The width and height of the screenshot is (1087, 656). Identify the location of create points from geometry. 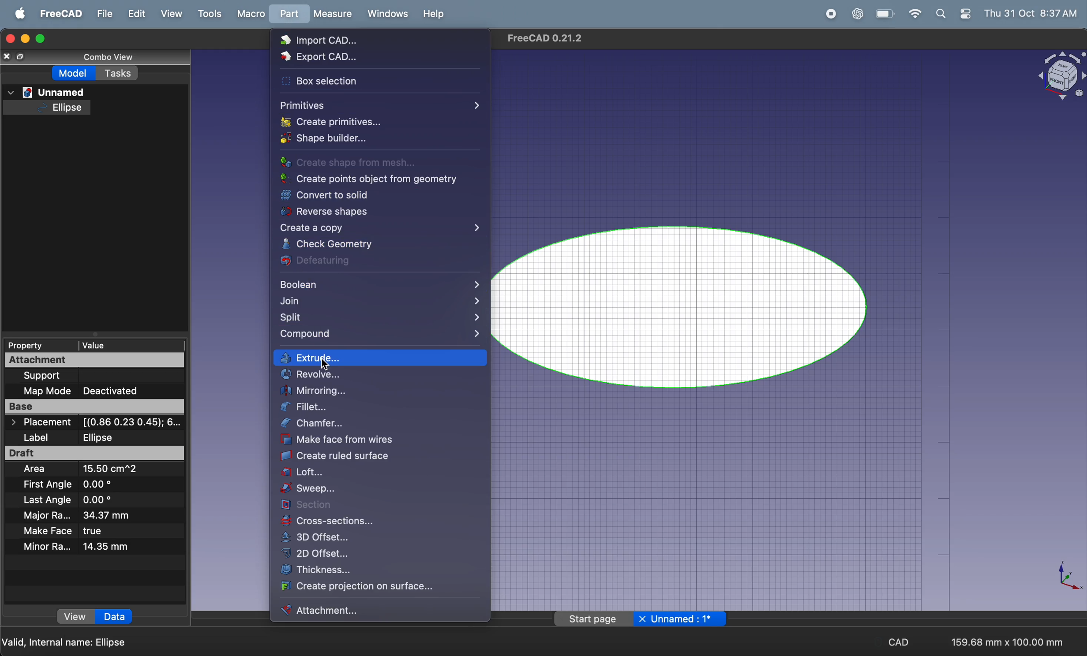
(371, 178).